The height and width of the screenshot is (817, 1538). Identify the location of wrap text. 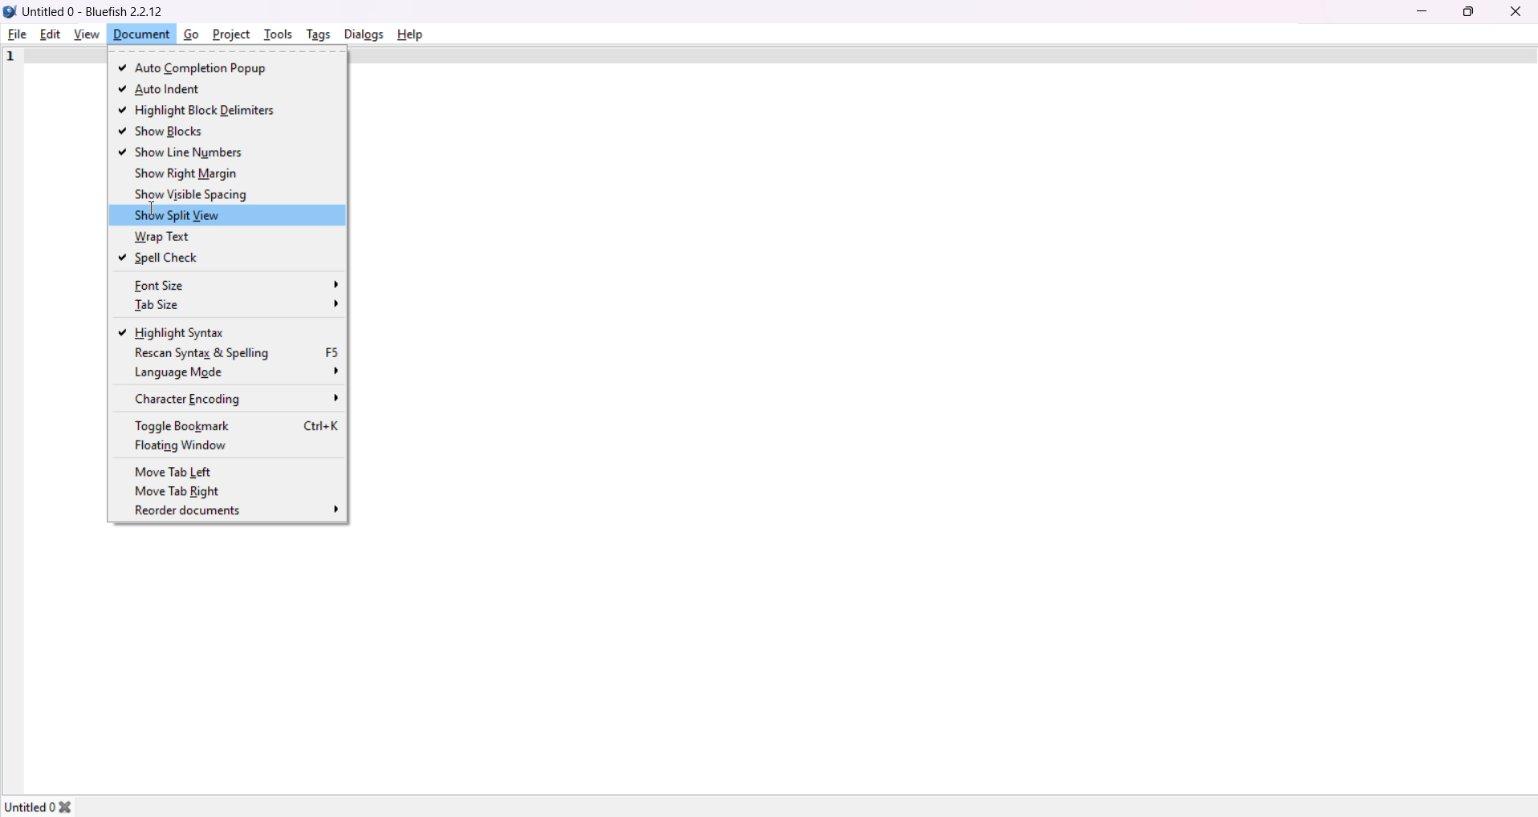
(157, 237).